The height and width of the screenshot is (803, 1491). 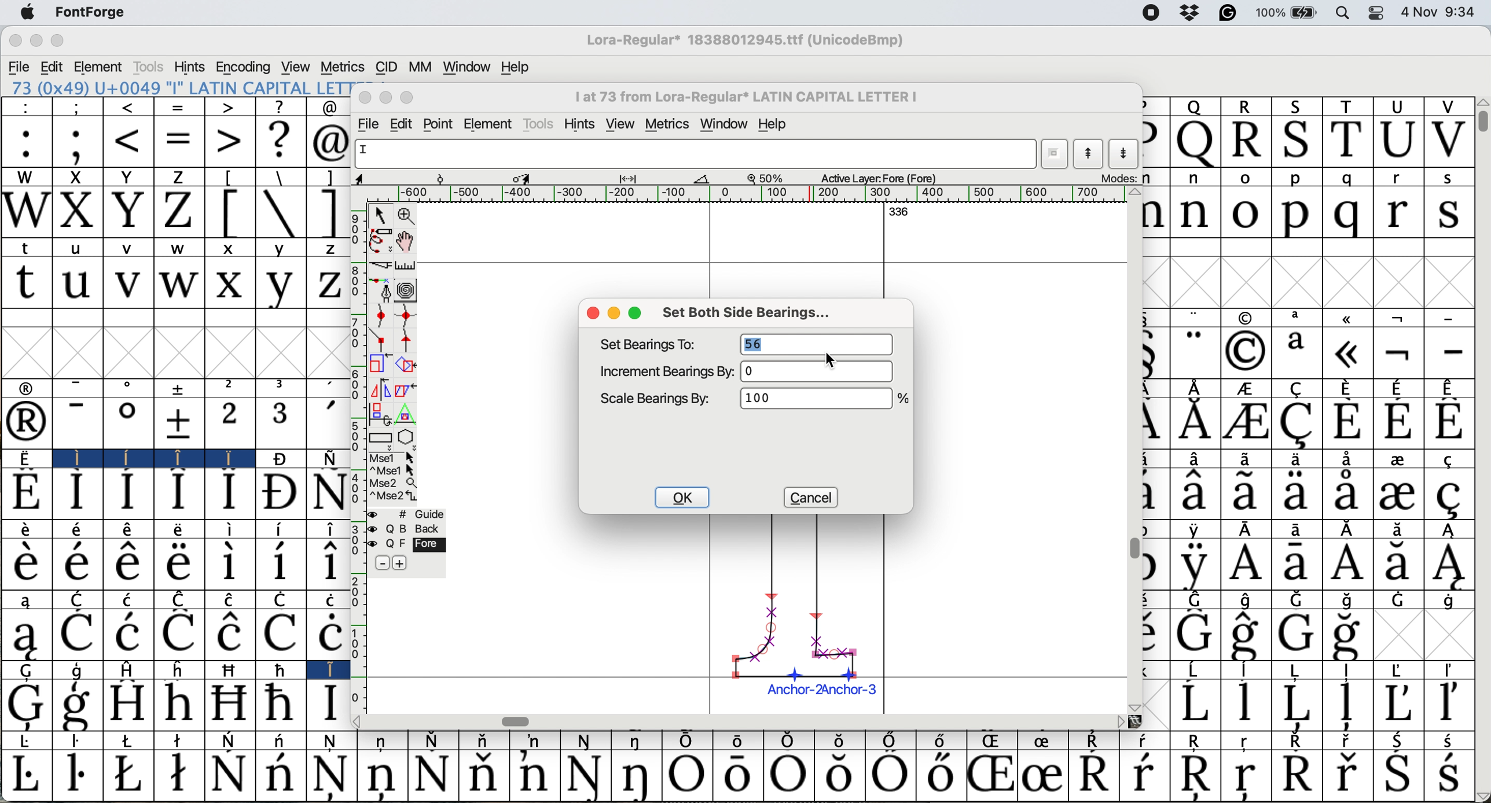 What do you see at coordinates (79, 671) in the screenshot?
I see `g` at bounding box center [79, 671].